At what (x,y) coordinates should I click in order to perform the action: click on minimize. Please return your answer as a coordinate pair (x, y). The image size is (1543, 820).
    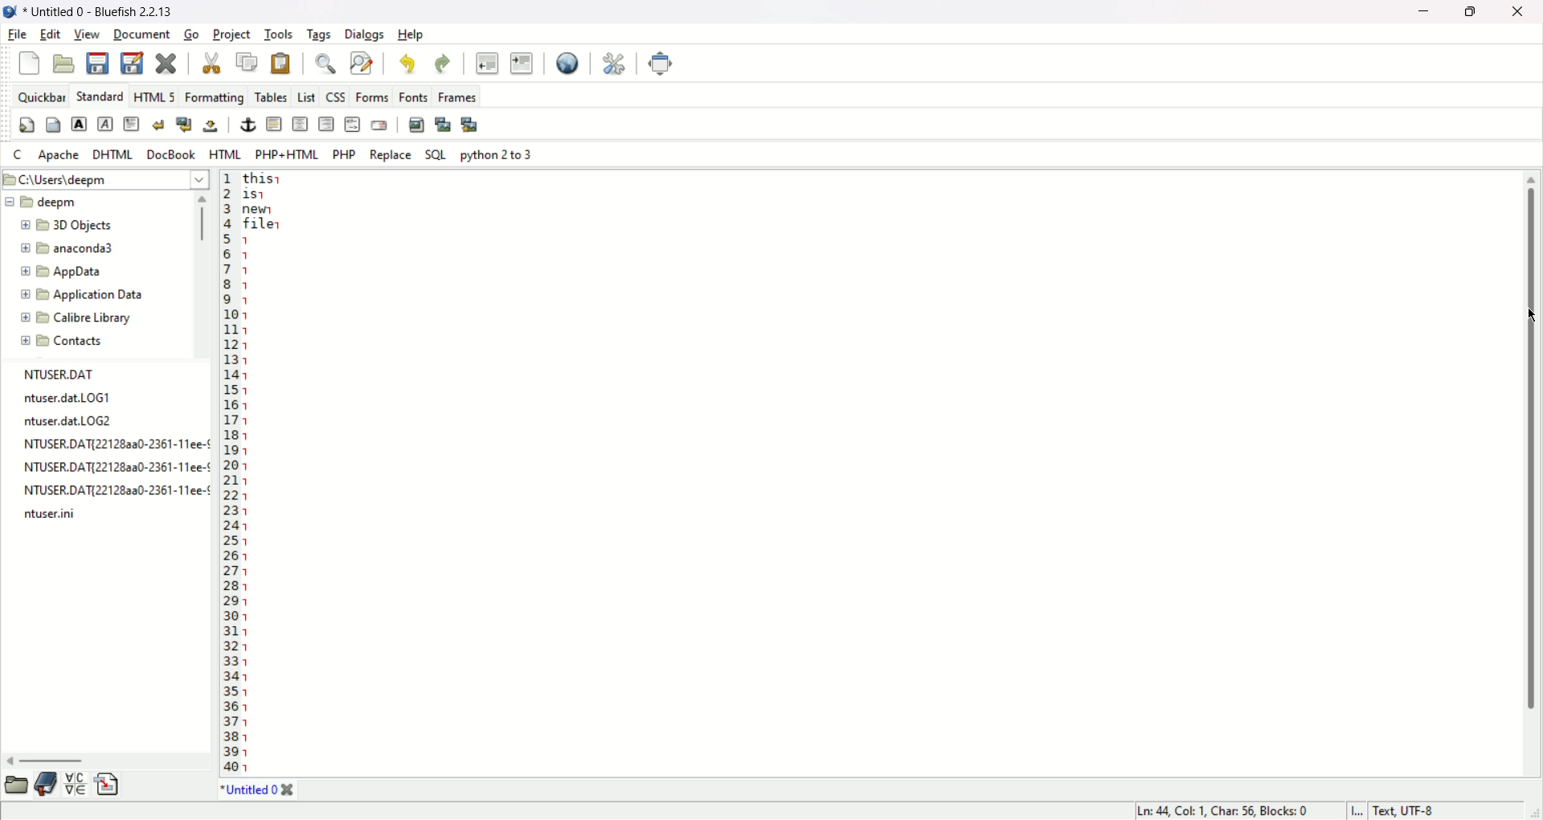
    Looking at the image, I should click on (1428, 11).